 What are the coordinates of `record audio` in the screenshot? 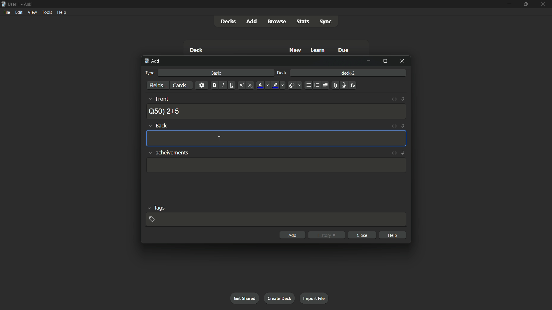 It's located at (344, 85).